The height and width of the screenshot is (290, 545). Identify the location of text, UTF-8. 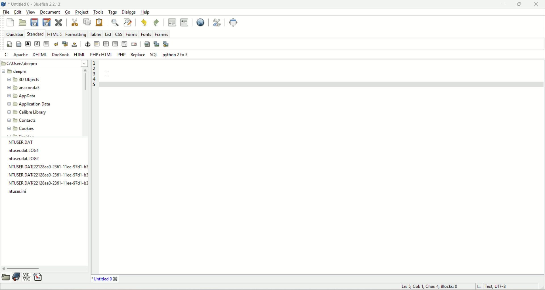
(500, 287).